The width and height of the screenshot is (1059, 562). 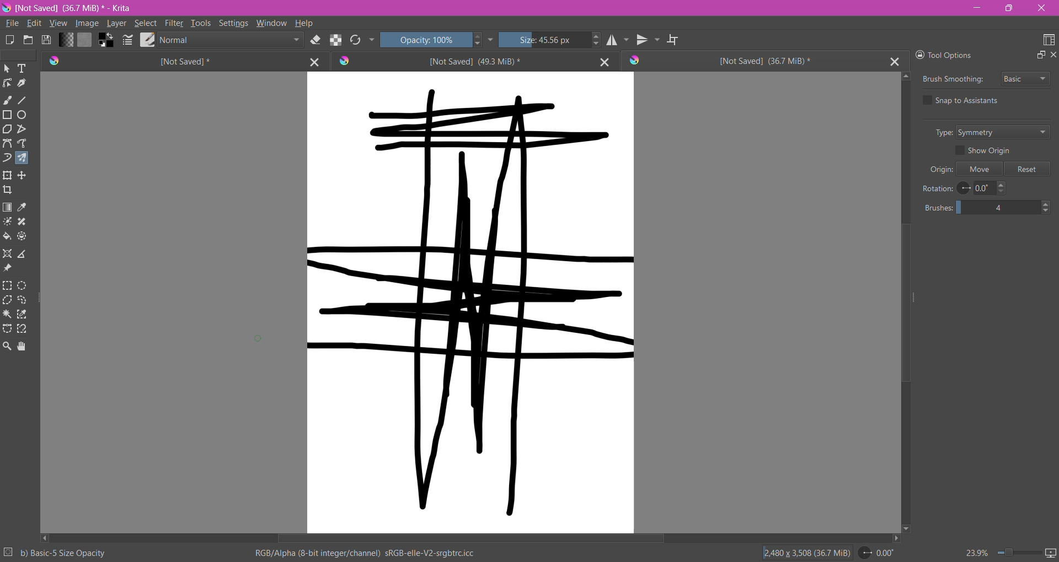 What do you see at coordinates (78, 8) in the screenshot?
I see `File Name, Size` at bounding box center [78, 8].